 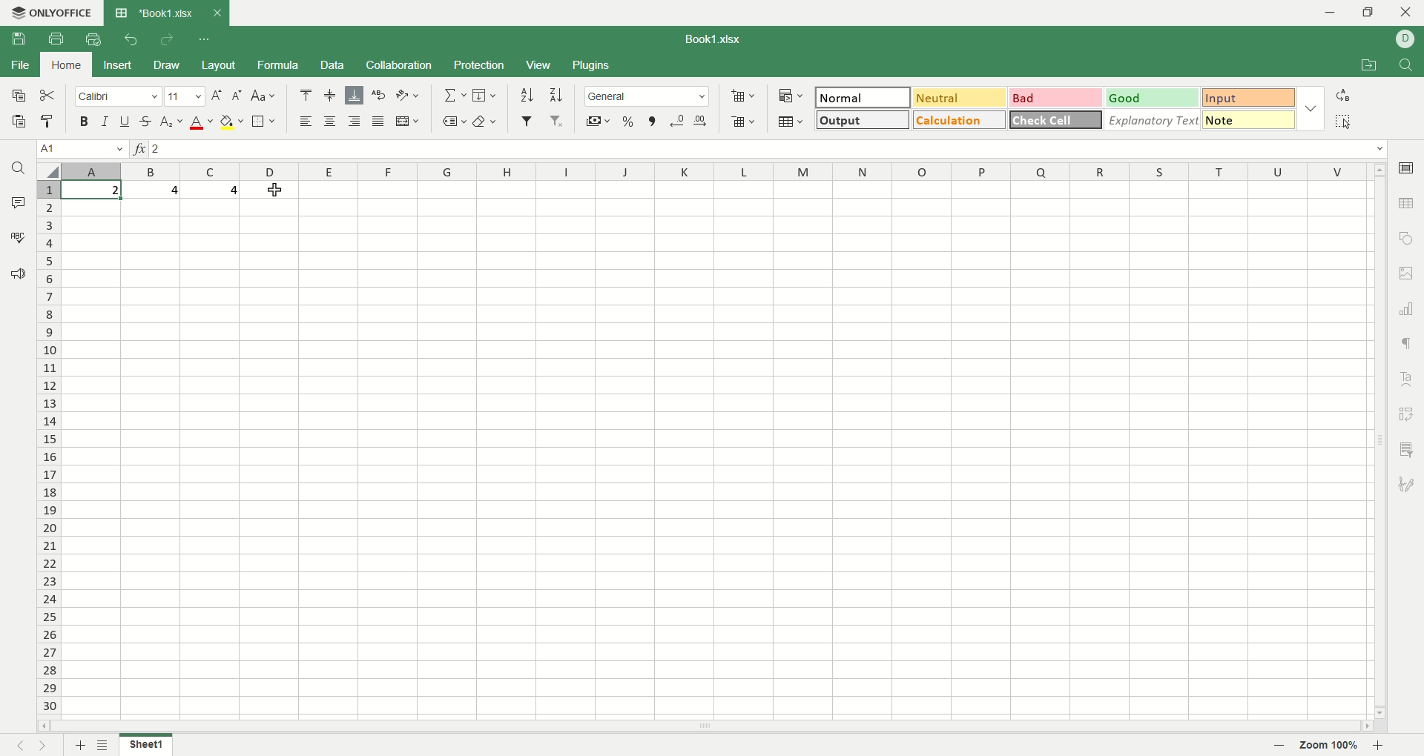 I want to click on align right, so click(x=357, y=122).